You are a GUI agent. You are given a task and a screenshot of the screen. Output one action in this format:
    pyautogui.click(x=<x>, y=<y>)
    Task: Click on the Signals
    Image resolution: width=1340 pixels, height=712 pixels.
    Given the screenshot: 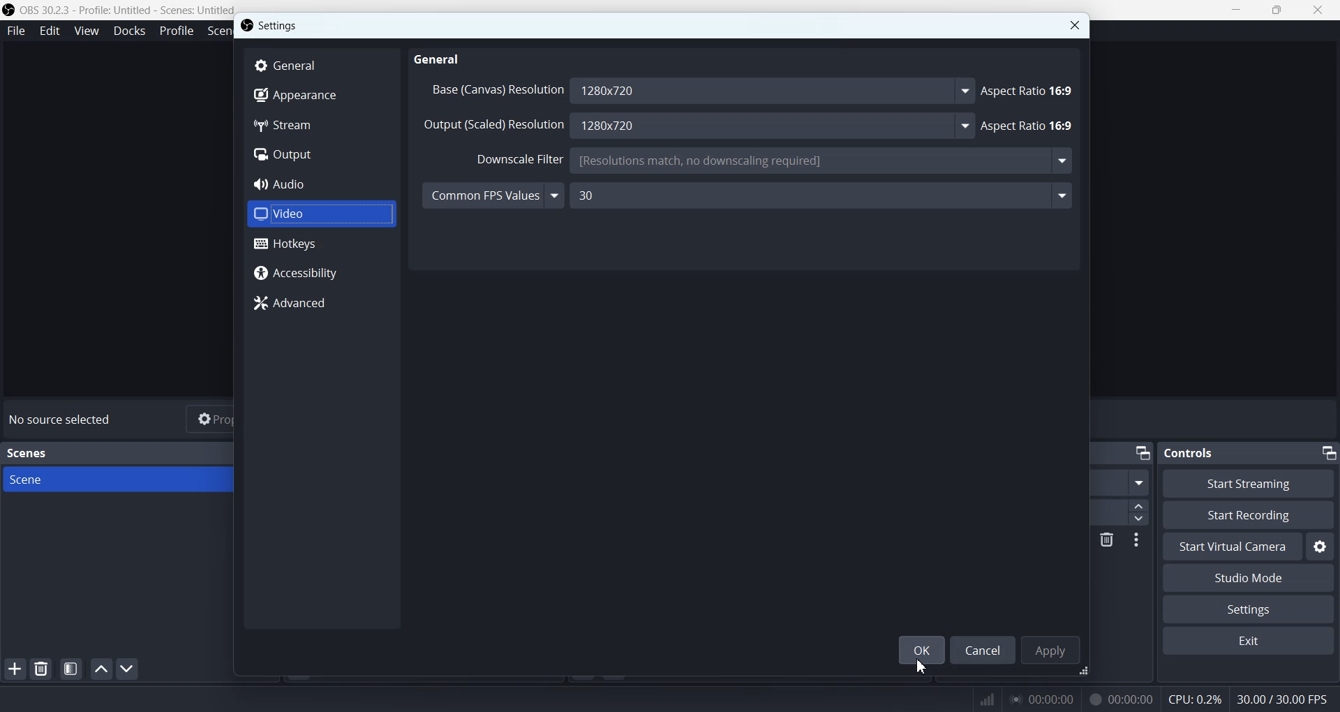 What is the action you would take?
    pyautogui.click(x=980, y=698)
    